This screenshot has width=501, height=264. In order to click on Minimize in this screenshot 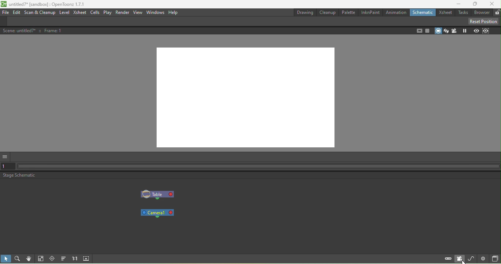, I will do `click(456, 4)`.